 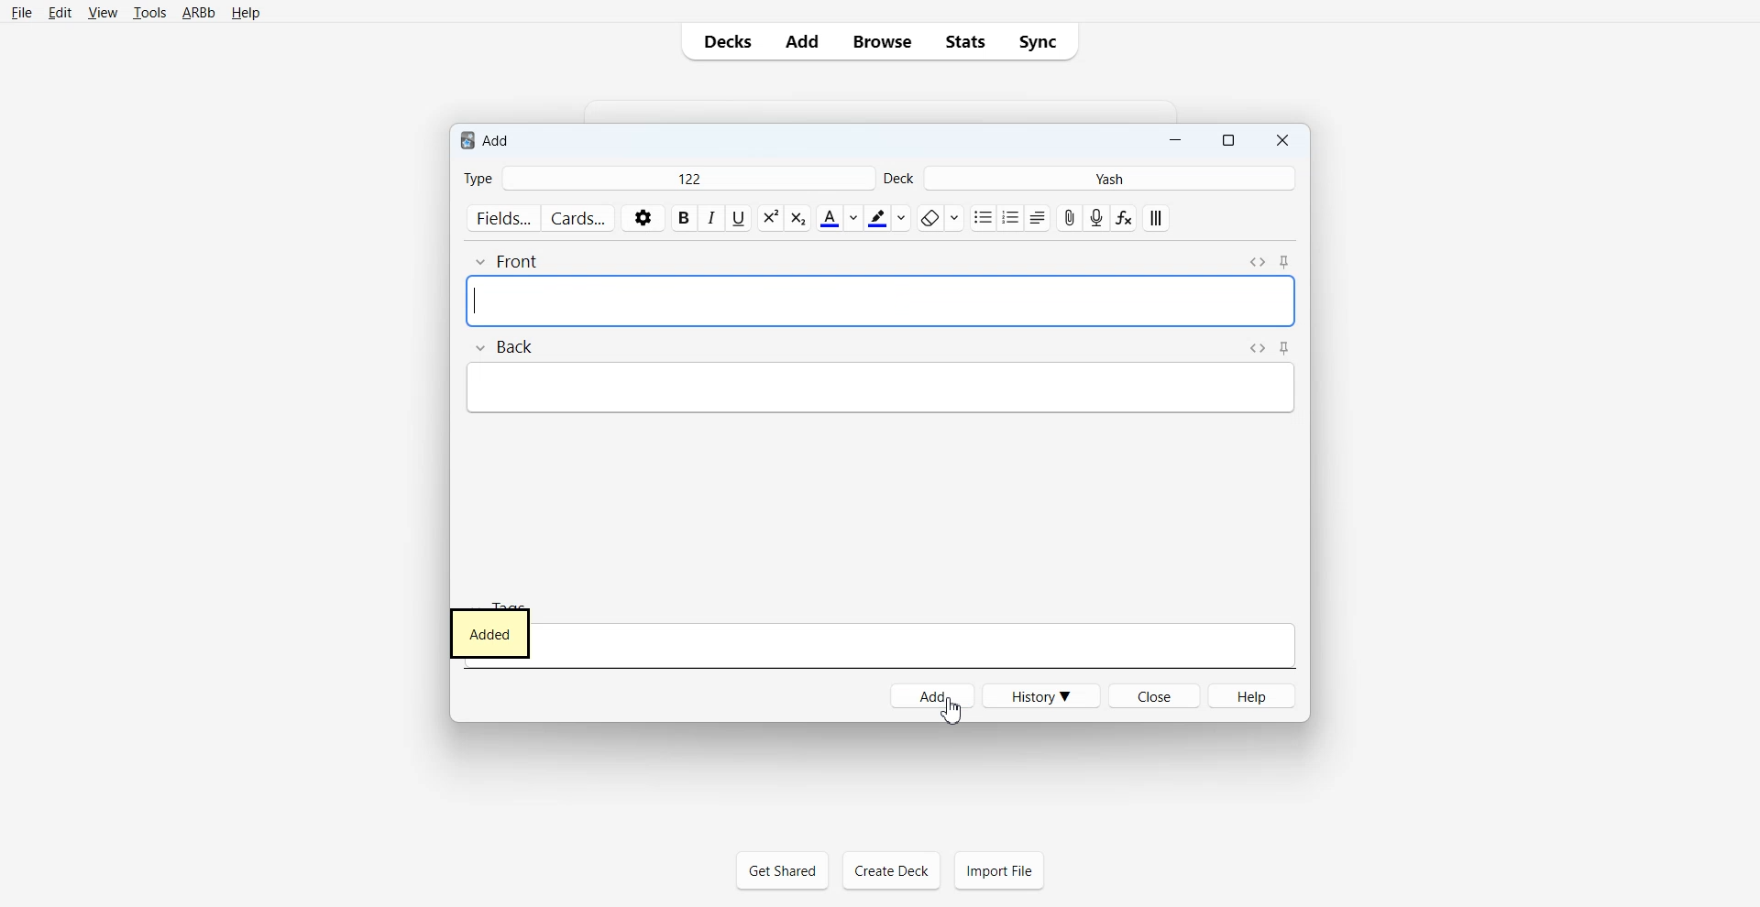 I want to click on cards, so click(x=584, y=217).